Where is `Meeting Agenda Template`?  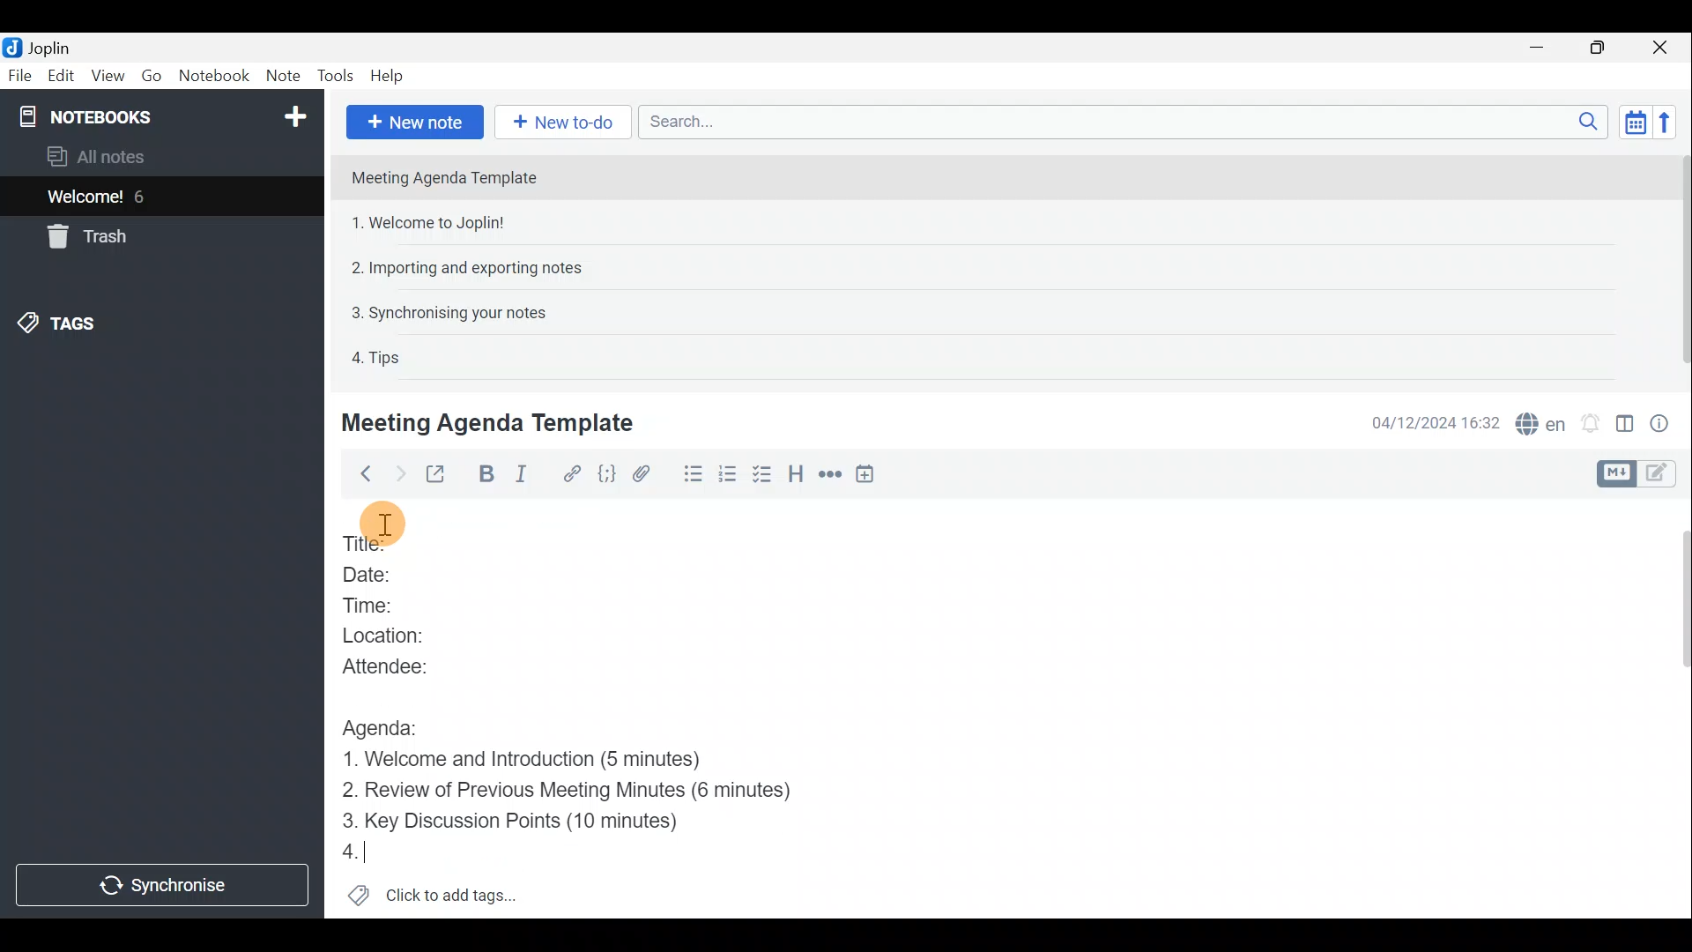
Meeting Agenda Template is located at coordinates (446, 177).